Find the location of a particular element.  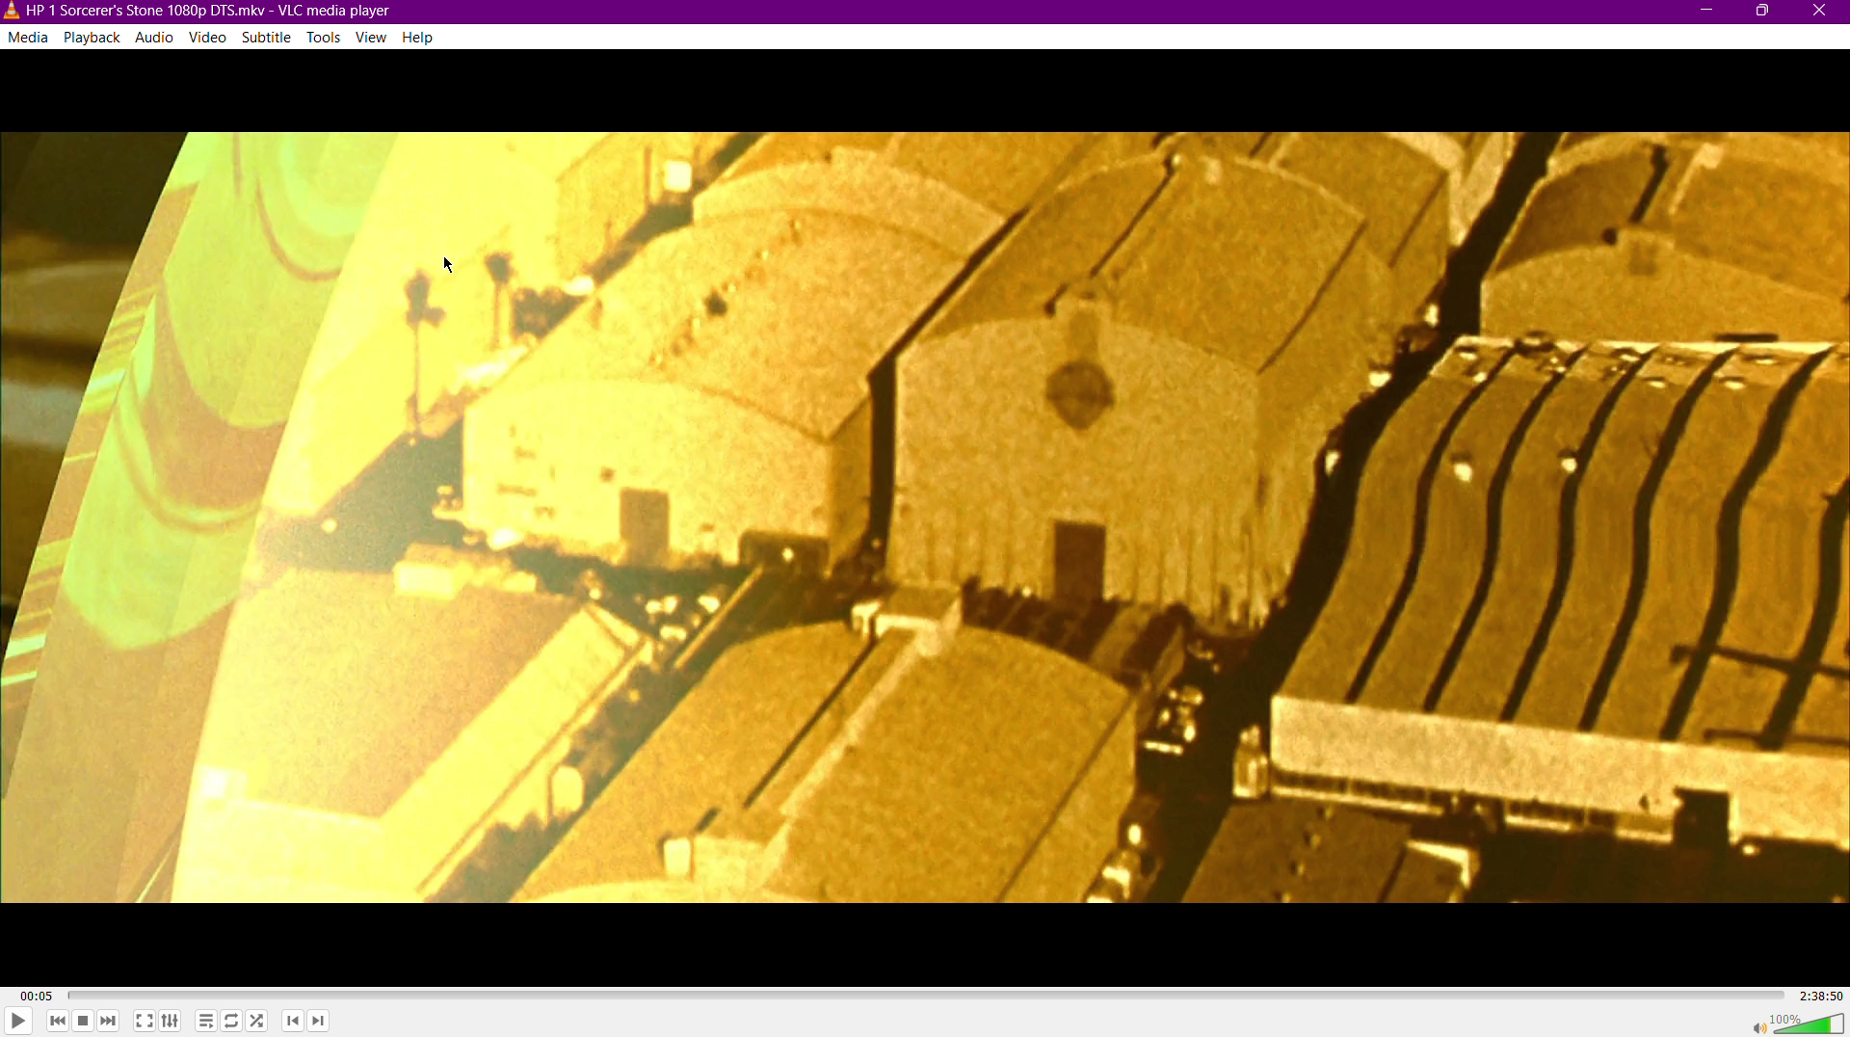

Toggle playlist is located at coordinates (206, 1022).